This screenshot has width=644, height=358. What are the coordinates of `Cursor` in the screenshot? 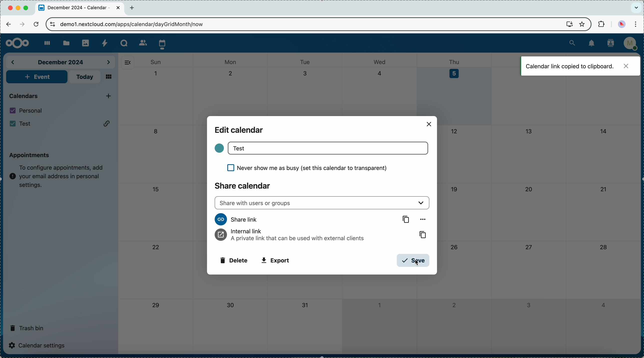 It's located at (416, 262).